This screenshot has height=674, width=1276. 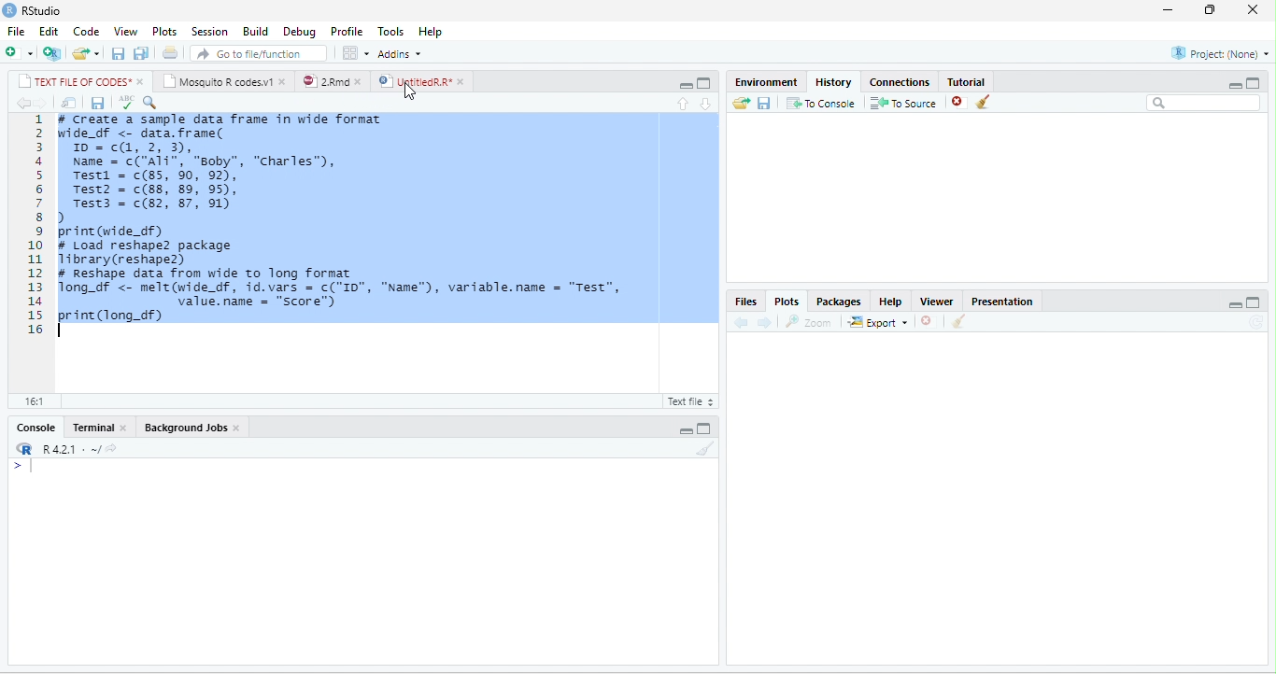 What do you see at coordinates (35, 223) in the screenshot?
I see `line numbering` at bounding box center [35, 223].